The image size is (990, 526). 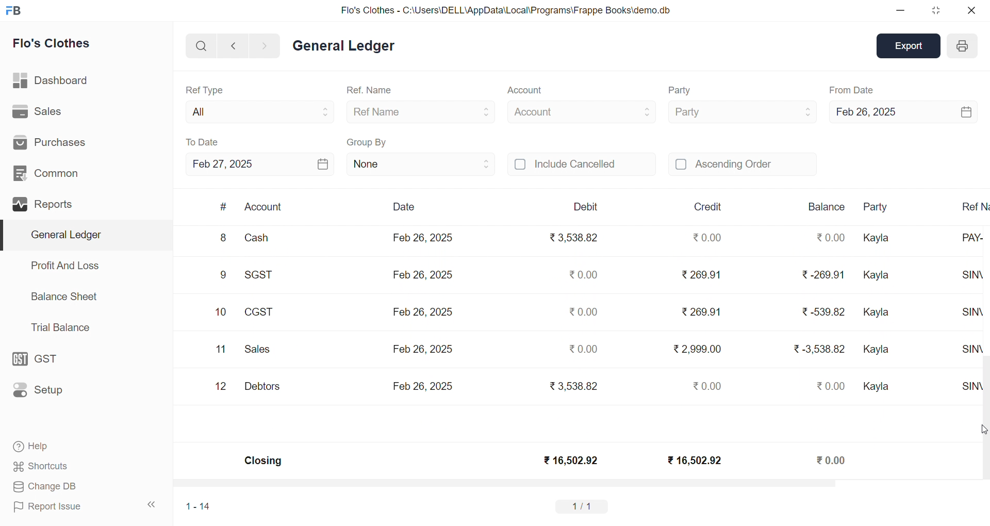 What do you see at coordinates (524, 91) in the screenshot?
I see `Account` at bounding box center [524, 91].